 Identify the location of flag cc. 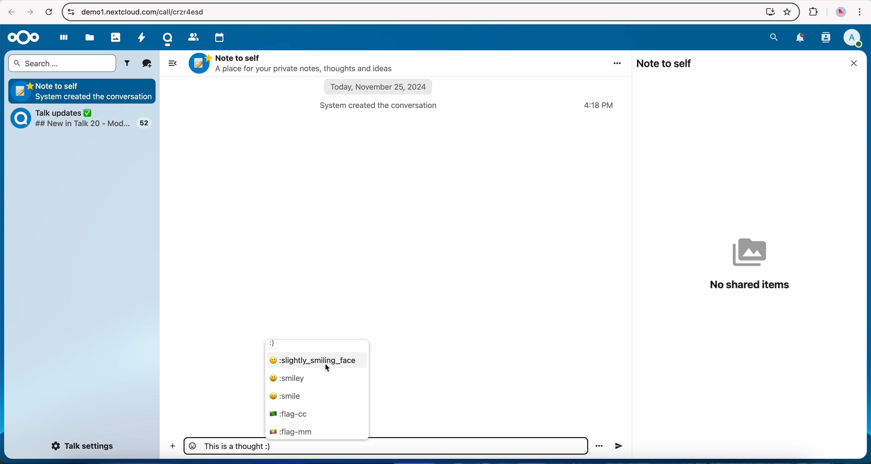
(293, 415).